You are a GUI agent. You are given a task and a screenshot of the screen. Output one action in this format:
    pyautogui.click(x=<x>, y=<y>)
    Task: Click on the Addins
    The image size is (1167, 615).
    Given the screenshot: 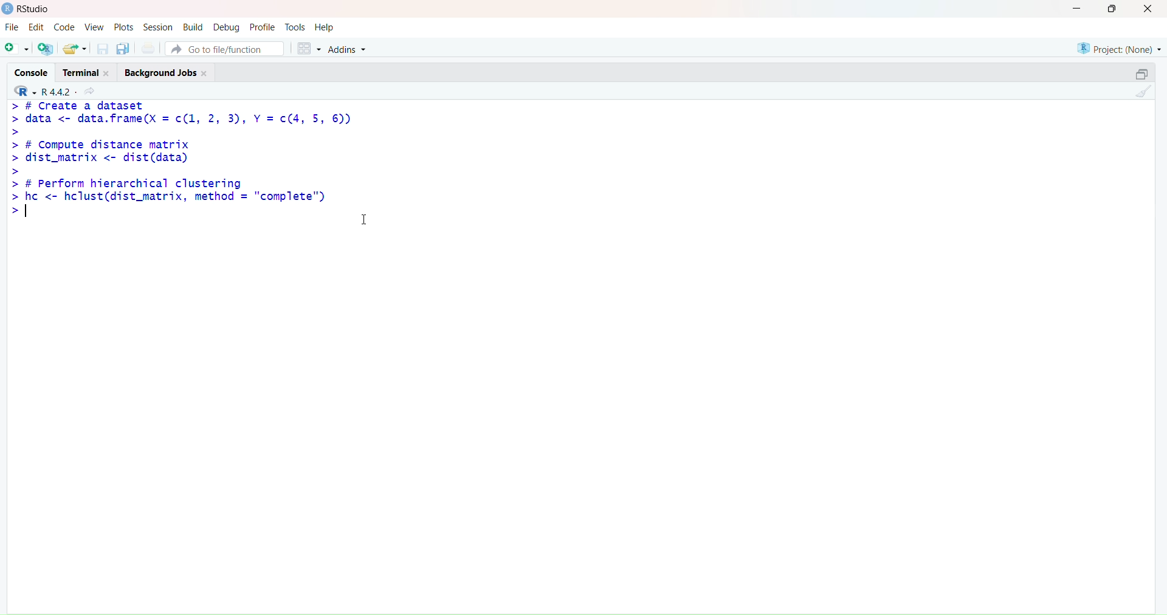 What is the action you would take?
    pyautogui.click(x=356, y=47)
    